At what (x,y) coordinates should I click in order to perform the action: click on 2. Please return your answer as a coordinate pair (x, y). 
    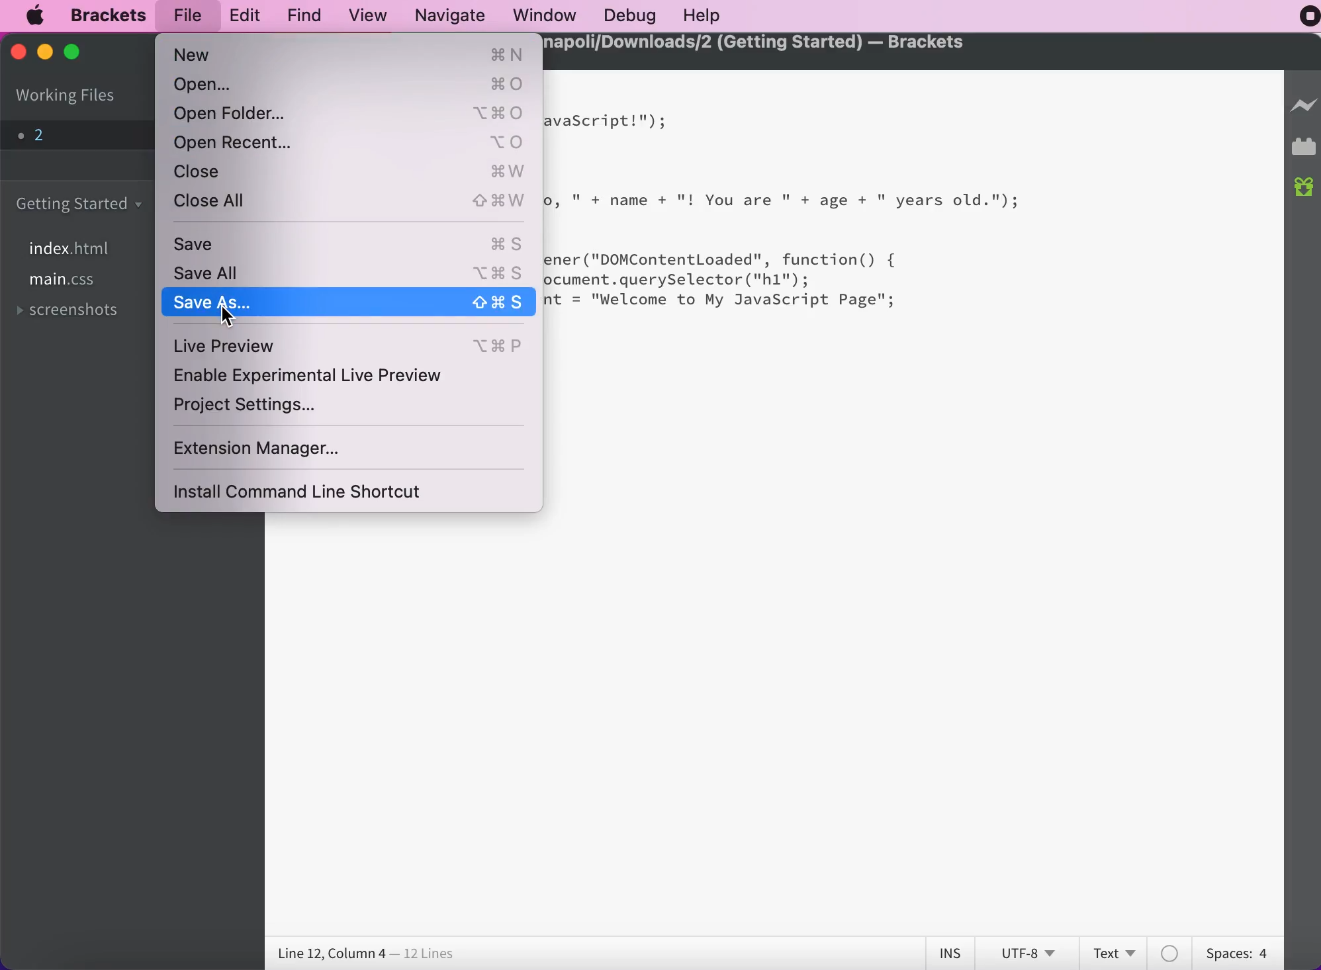
    Looking at the image, I should click on (74, 134).